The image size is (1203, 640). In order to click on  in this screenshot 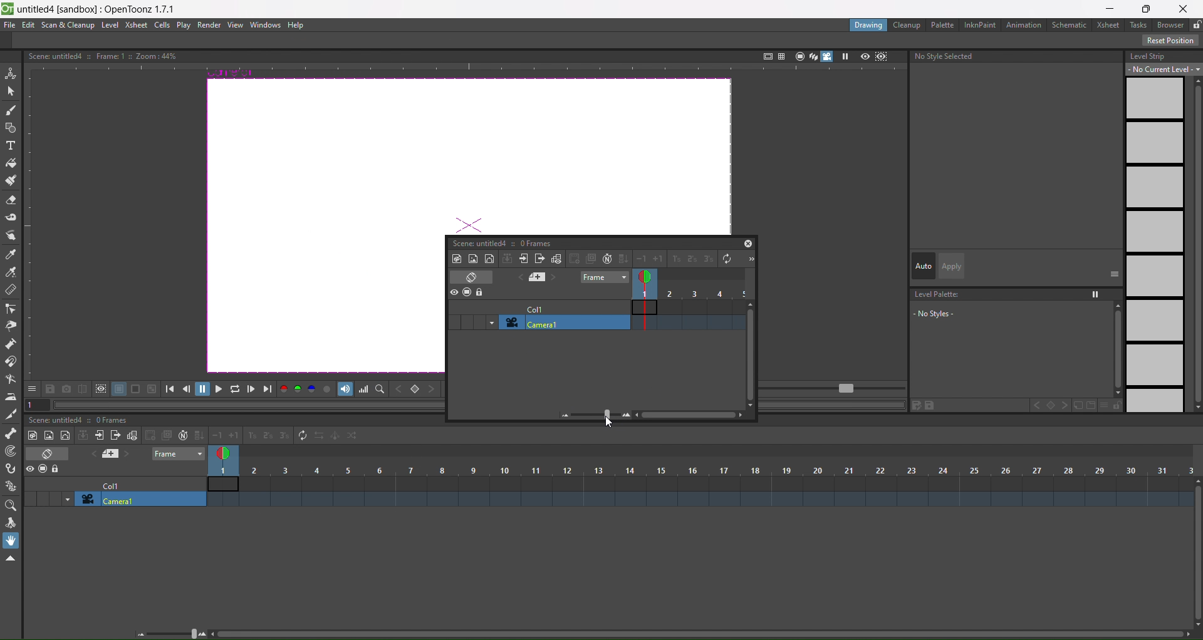, I will do `click(622, 260)`.